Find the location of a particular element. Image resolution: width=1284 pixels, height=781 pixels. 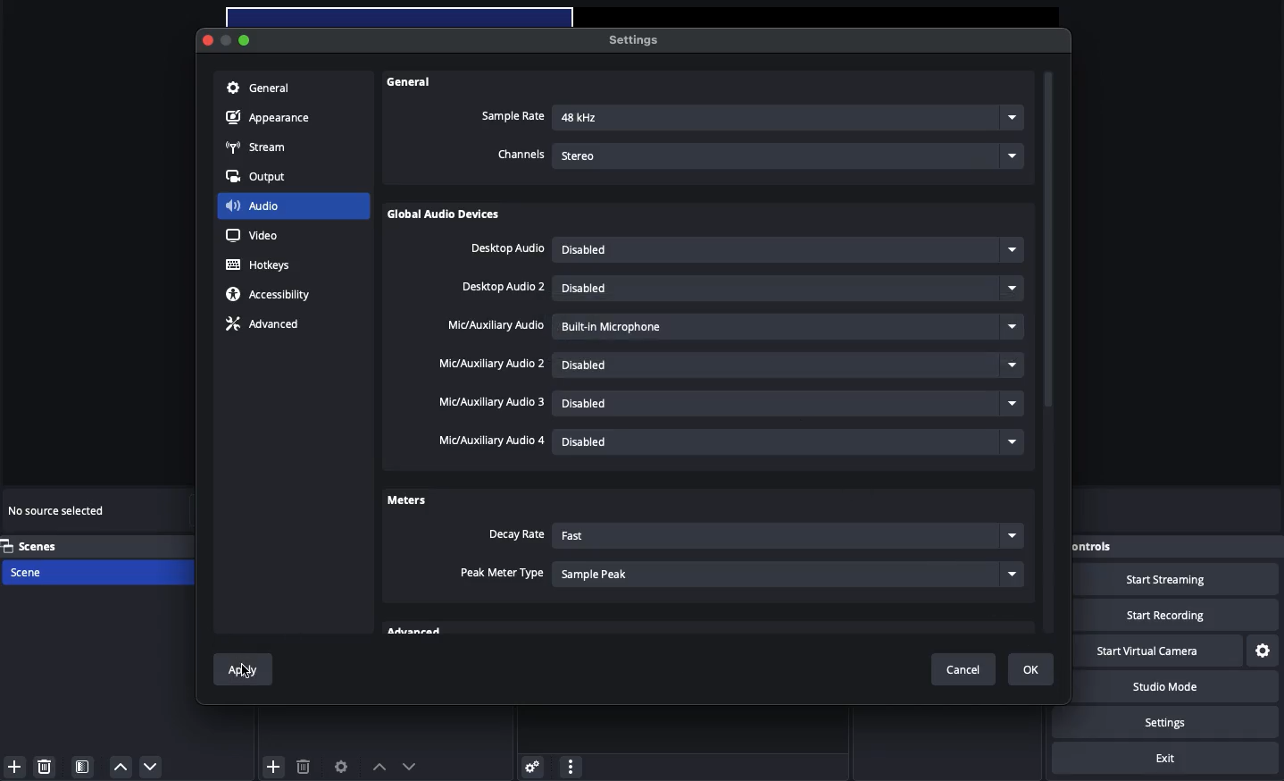

Accessibility  is located at coordinates (271, 295).